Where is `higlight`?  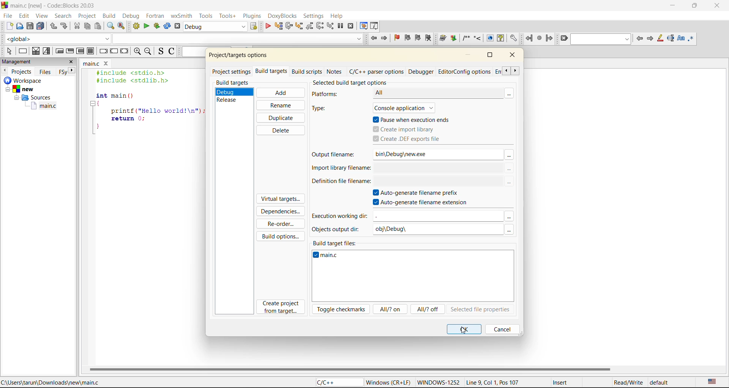
higlight is located at coordinates (661, 38).